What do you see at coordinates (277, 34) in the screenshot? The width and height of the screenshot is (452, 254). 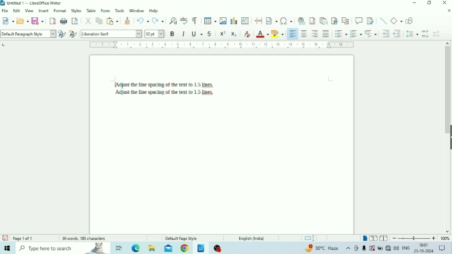 I see `Character Highlighting Color` at bounding box center [277, 34].